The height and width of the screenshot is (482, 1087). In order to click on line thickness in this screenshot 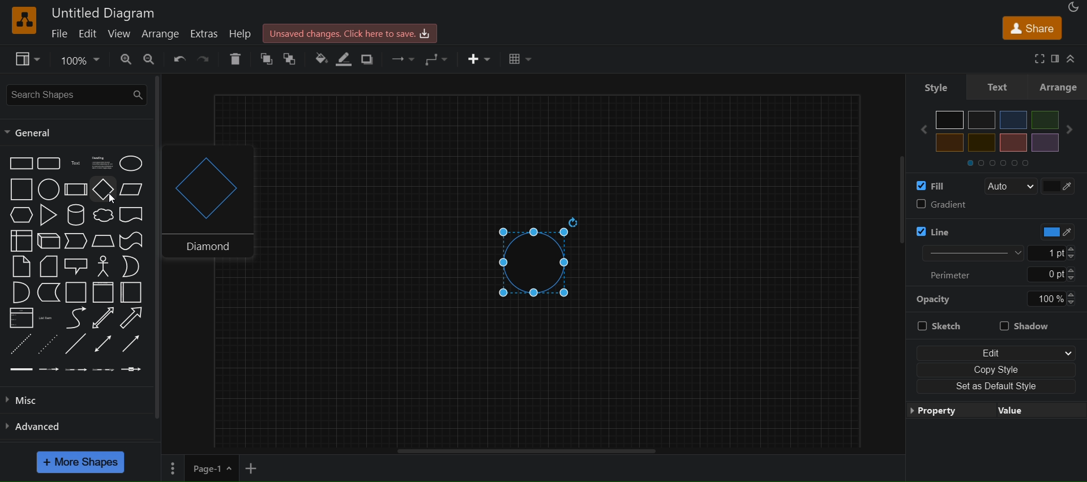, I will do `click(965, 252)`.